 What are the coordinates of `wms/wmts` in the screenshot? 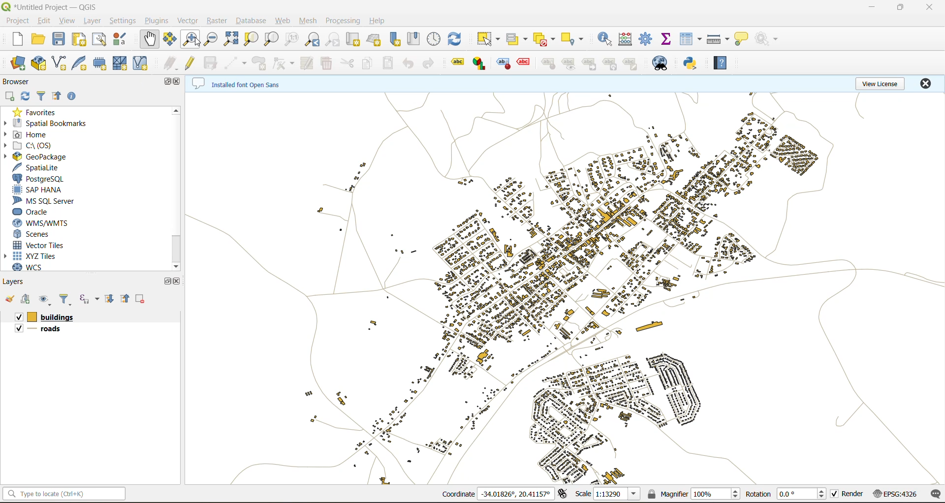 It's located at (47, 224).